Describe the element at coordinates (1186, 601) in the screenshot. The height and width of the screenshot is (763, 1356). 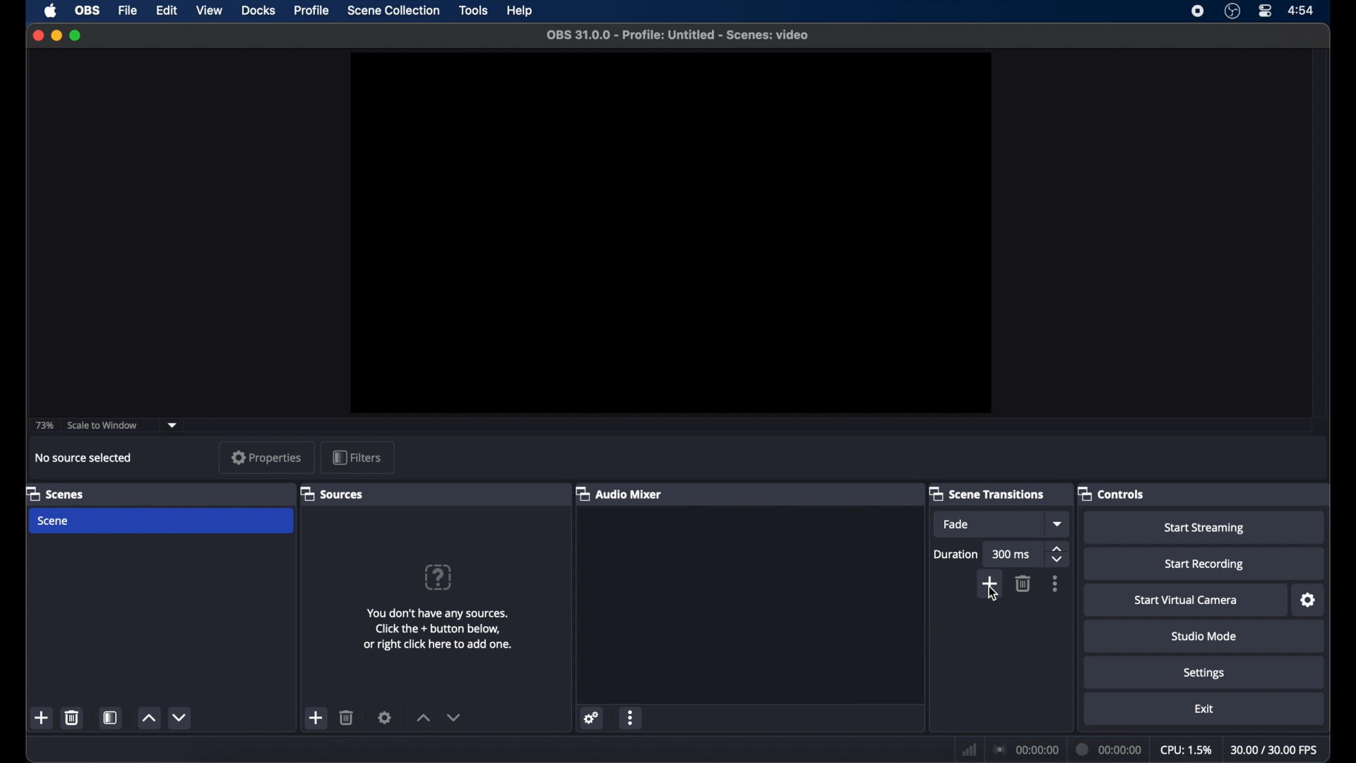
I see `startvirtual camera` at that location.